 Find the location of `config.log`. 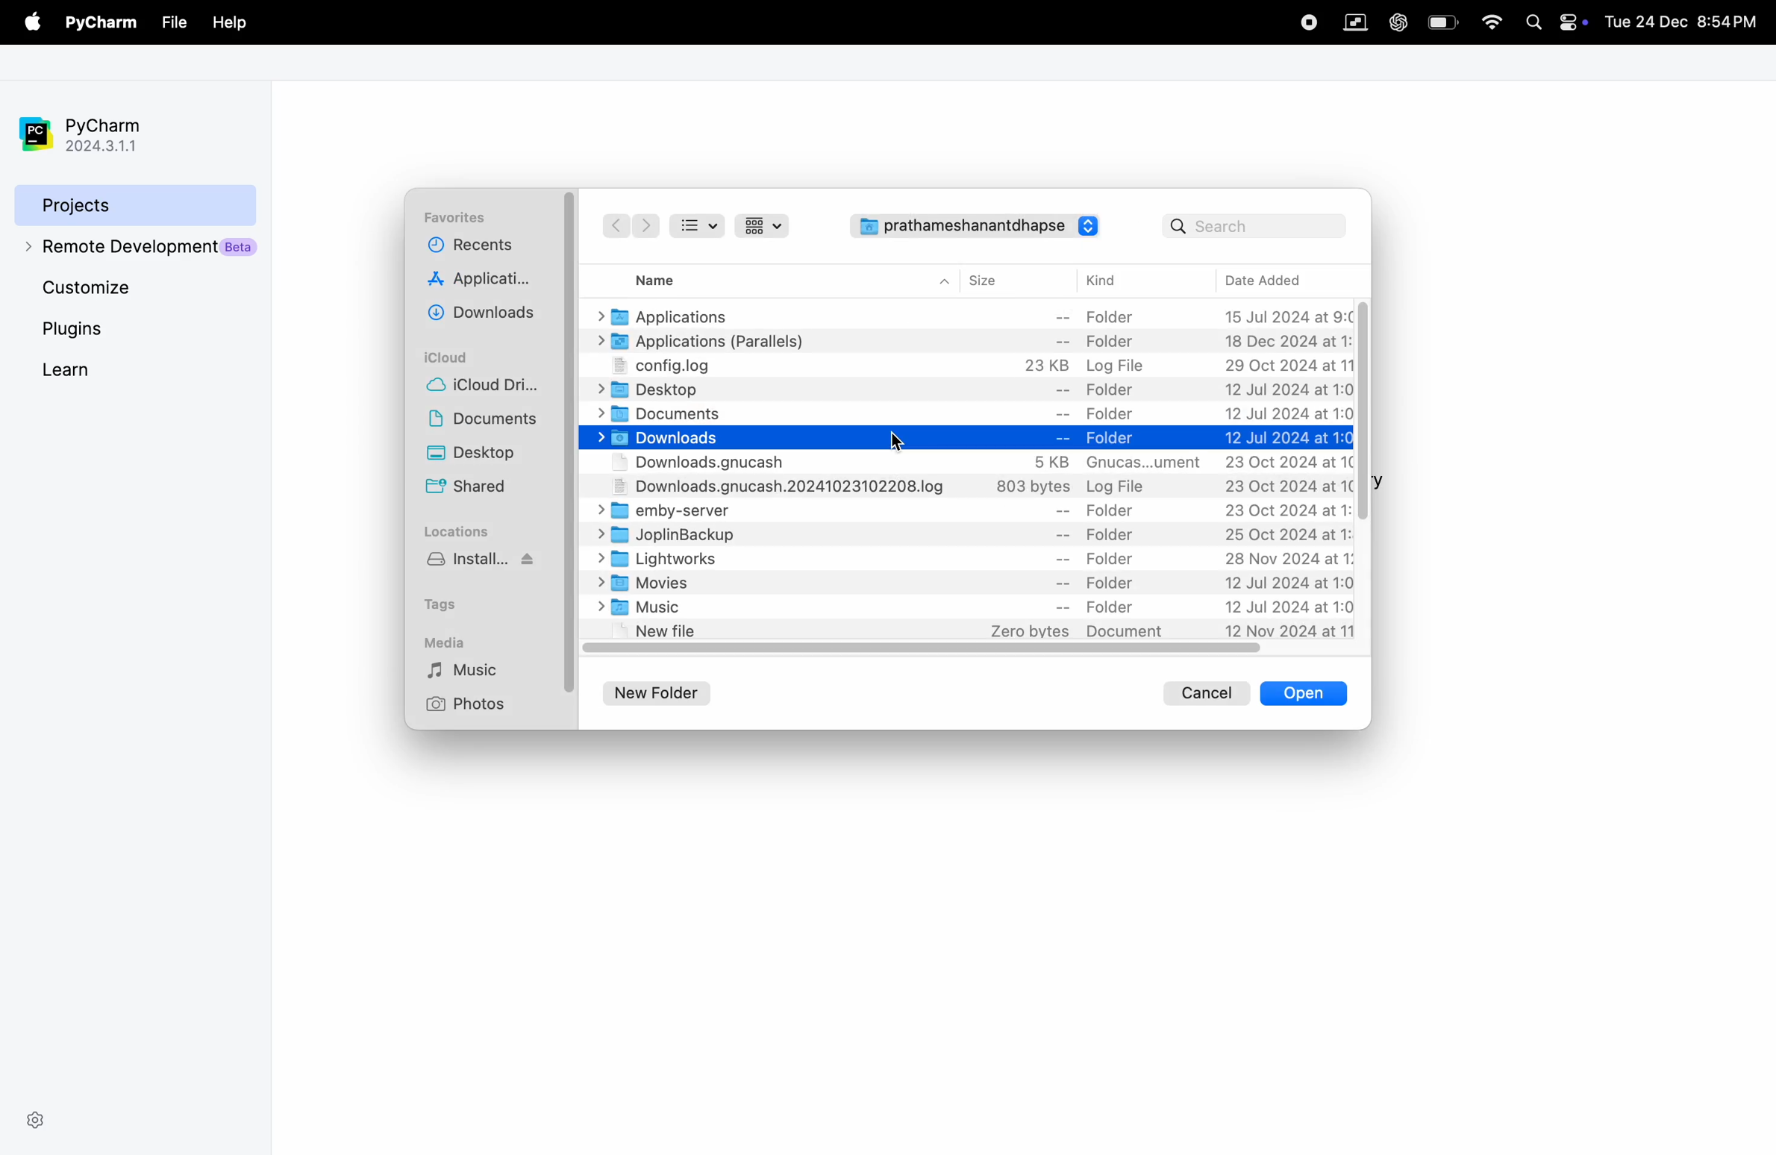

config.log is located at coordinates (969, 366).